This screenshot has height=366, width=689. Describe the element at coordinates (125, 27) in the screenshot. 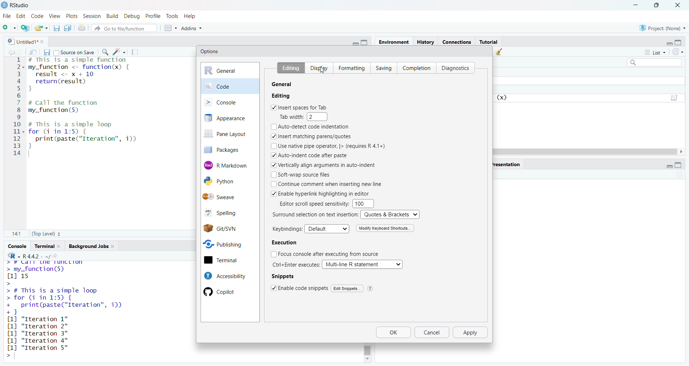

I see `go to file/function` at that location.